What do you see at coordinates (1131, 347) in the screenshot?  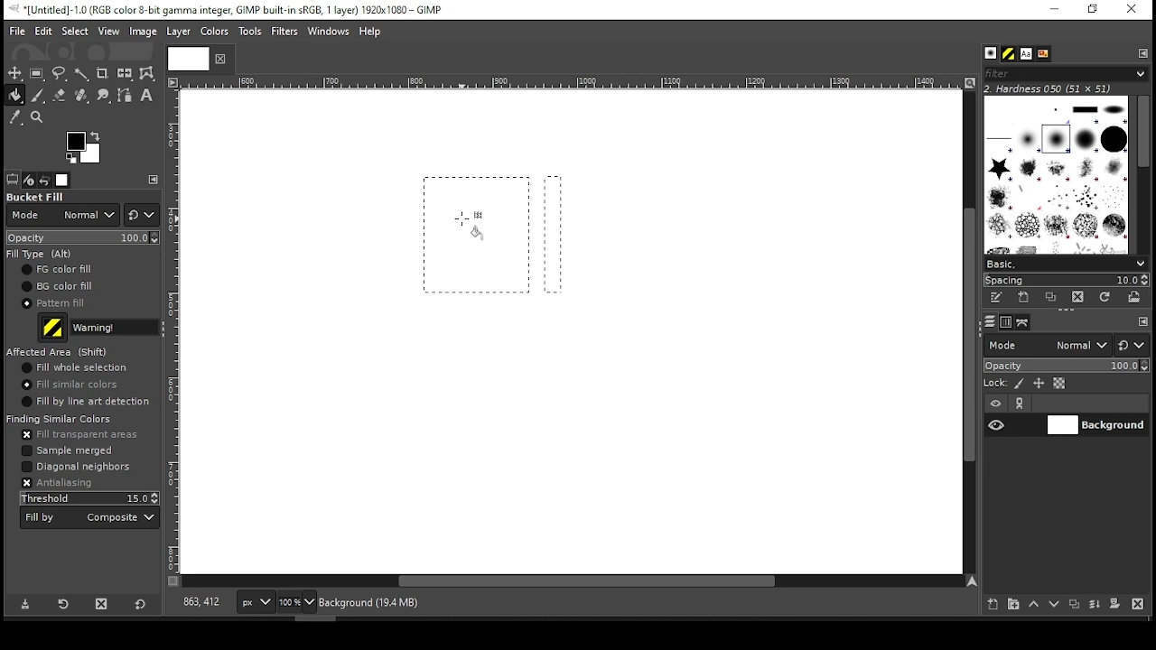 I see `switch to other mode groups` at bounding box center [1131, 347].